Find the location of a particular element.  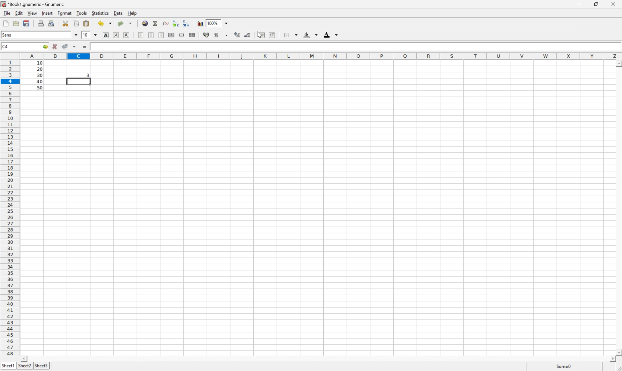

Tools is located at coordinates (82, 13).